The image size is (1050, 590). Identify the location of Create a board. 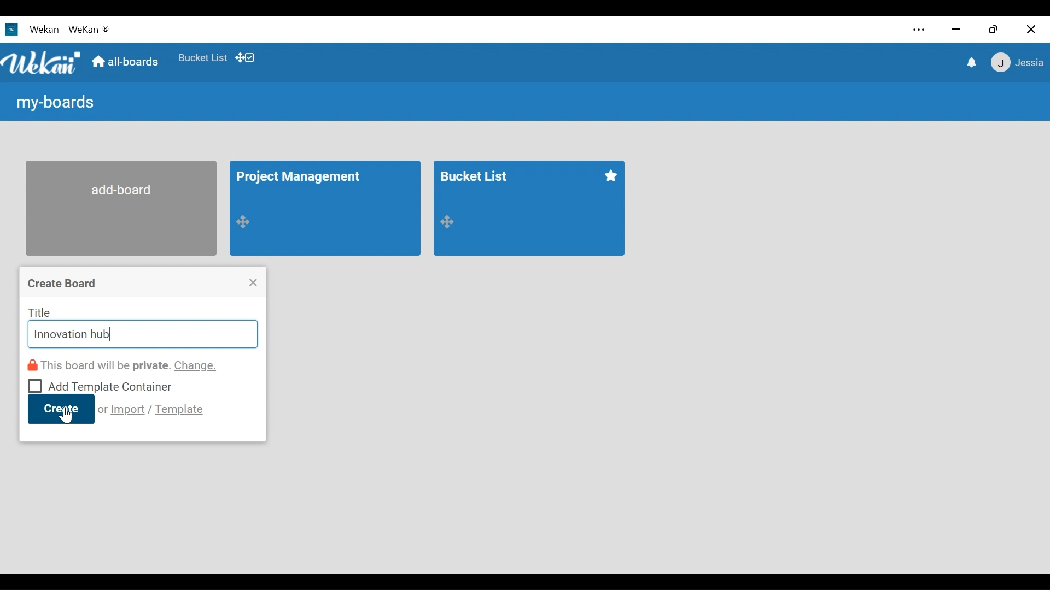
(63, 284).